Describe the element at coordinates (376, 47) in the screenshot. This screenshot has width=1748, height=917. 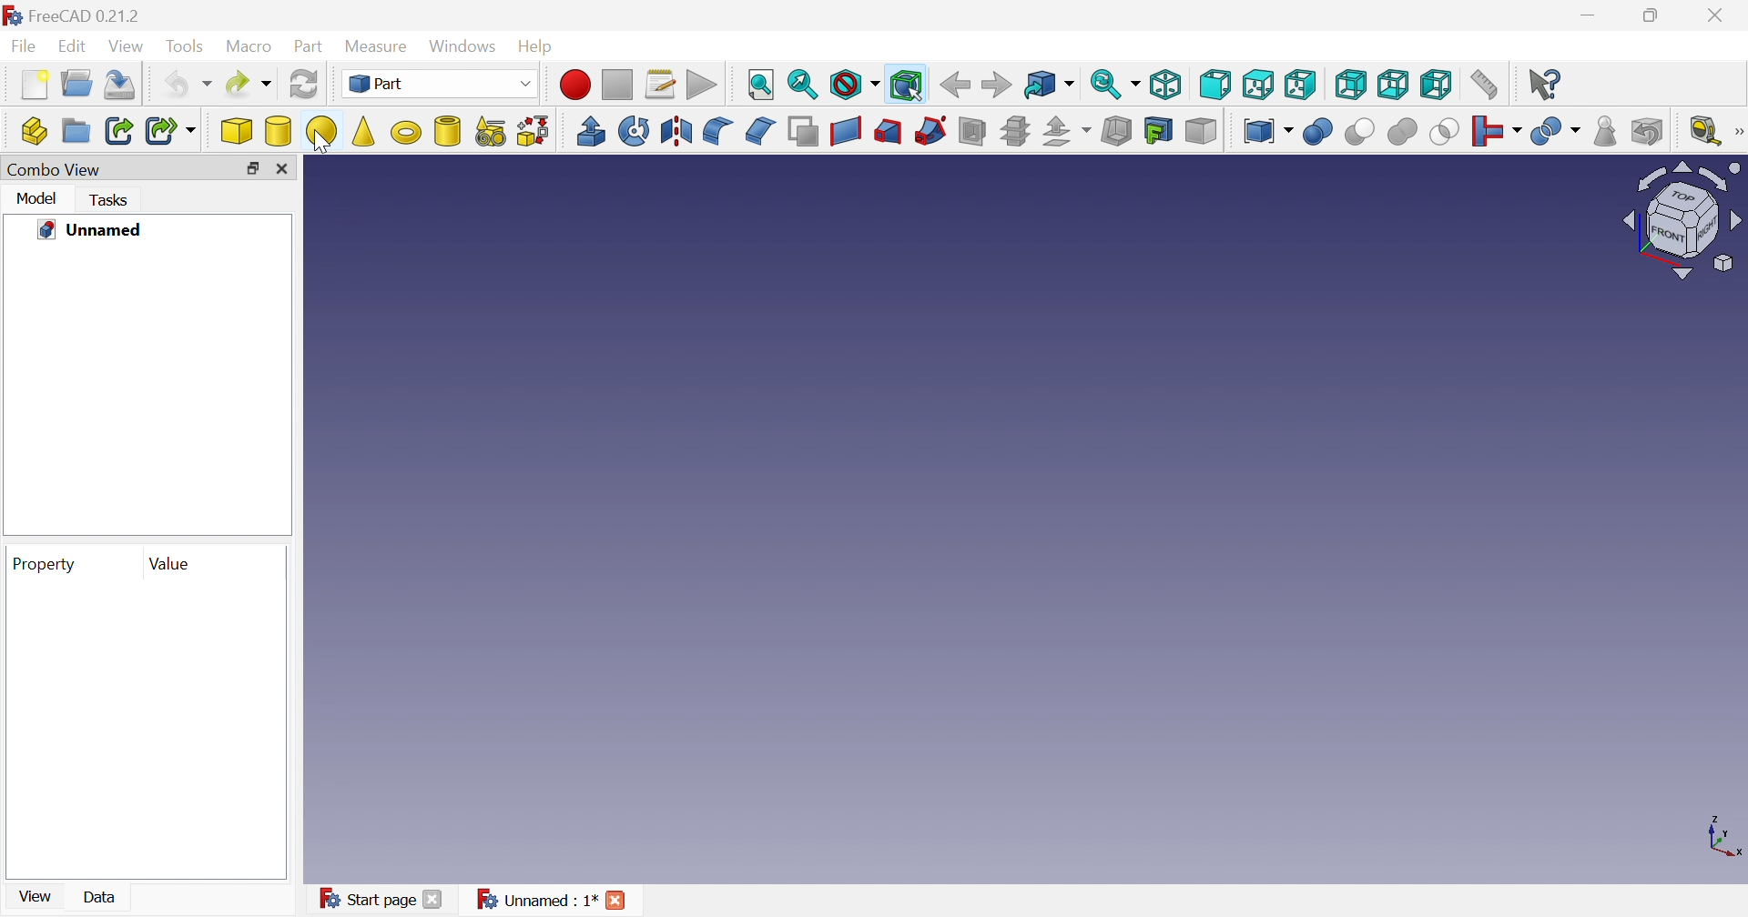
I see `Measure` at that location.